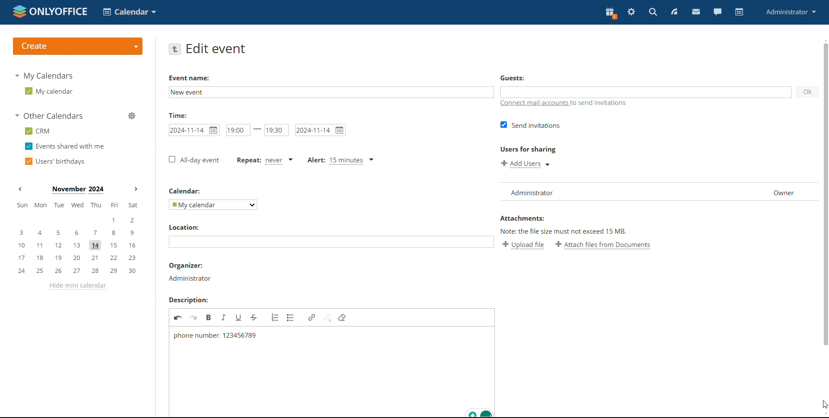  Describe the element at coordinates (646, 91) in the screenshot. I see `add guests` at that location.